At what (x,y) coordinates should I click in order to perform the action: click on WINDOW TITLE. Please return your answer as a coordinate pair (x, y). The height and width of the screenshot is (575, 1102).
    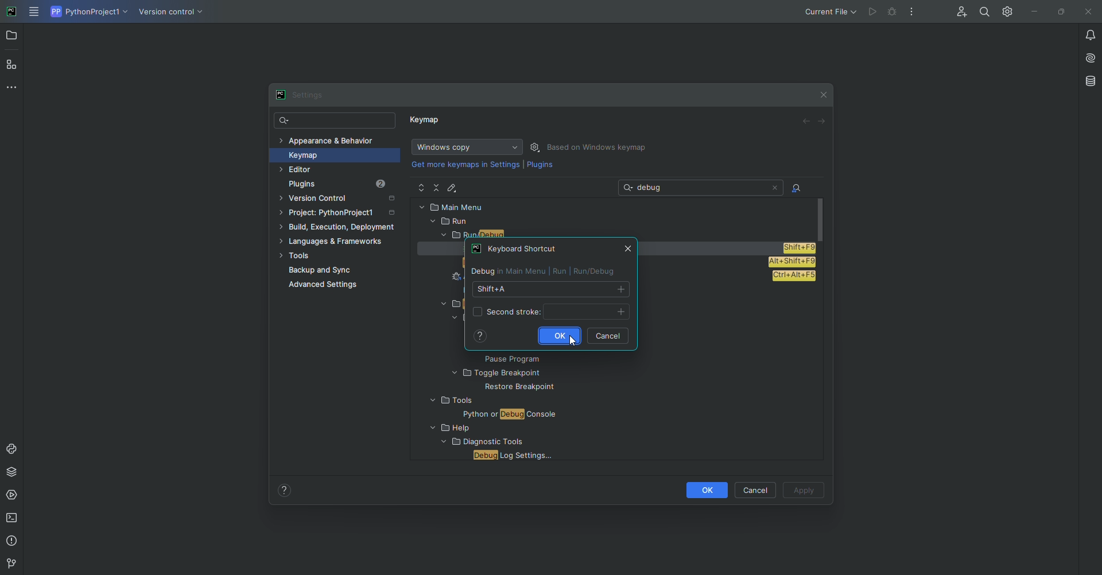
    Looking at the image, I should click on (515, 247).